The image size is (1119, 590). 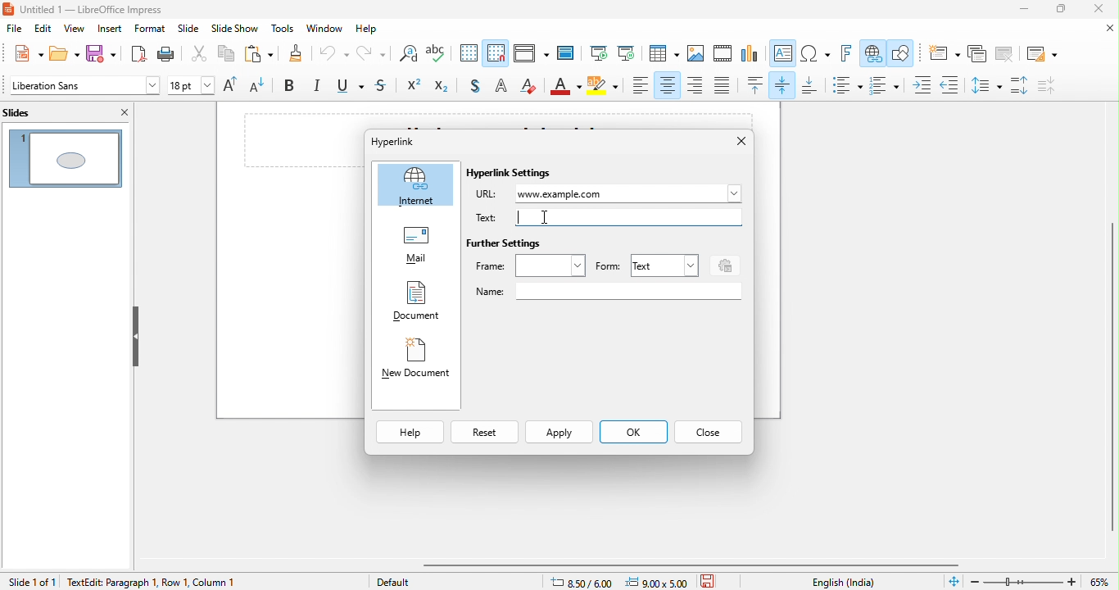 What do you see at coordinates (520, 216) in the screenshot?
I see `typing cursor` at bounding box center [520, 216].